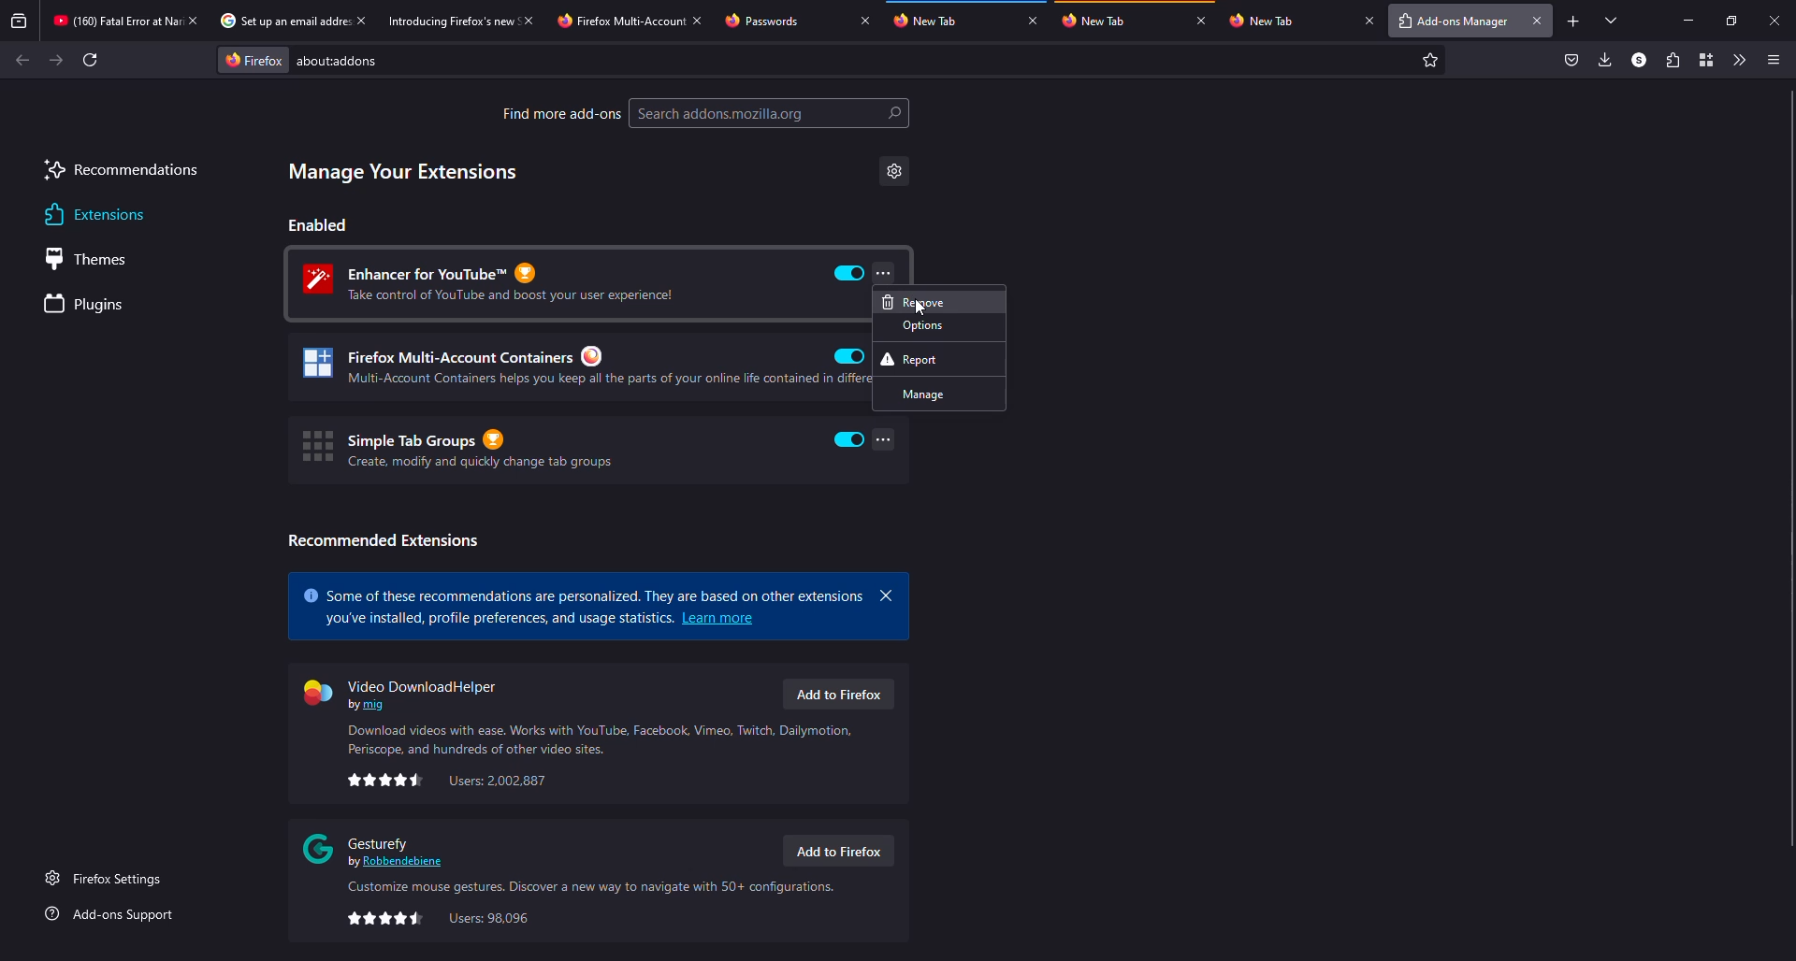 The height and width of the screenshot is (961, 1796). What do you see at coordinates (934, 19) in the screenshot?
I see `tab` at bounding box center [934, 19].